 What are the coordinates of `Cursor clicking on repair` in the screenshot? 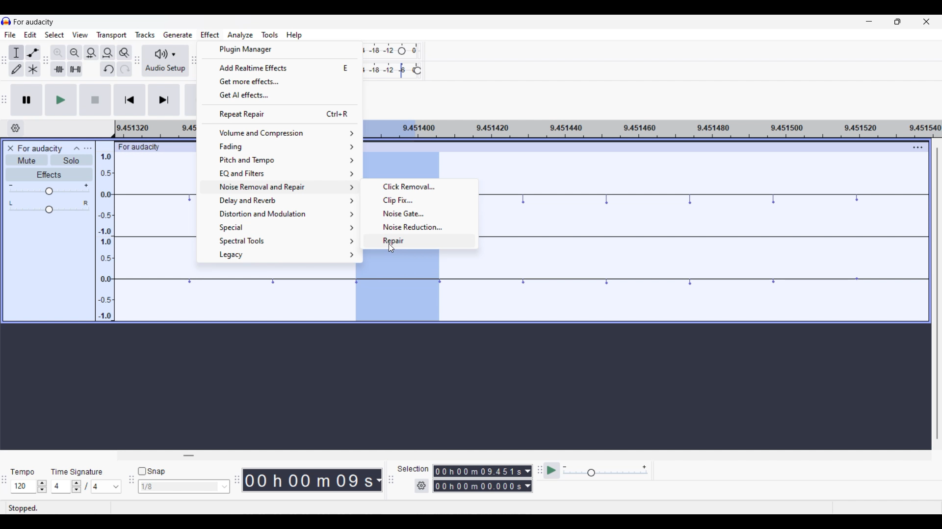 It's located at (392, 248).